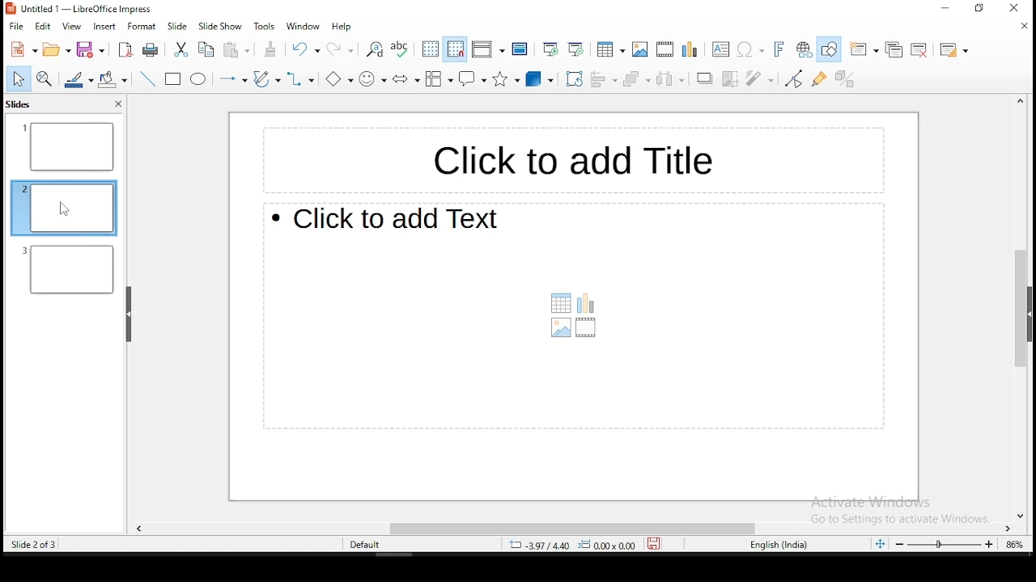  What do you see at coordinates (751, 49) in the screenshot?
I see `insert special characters` at bounding box center [751, 49].